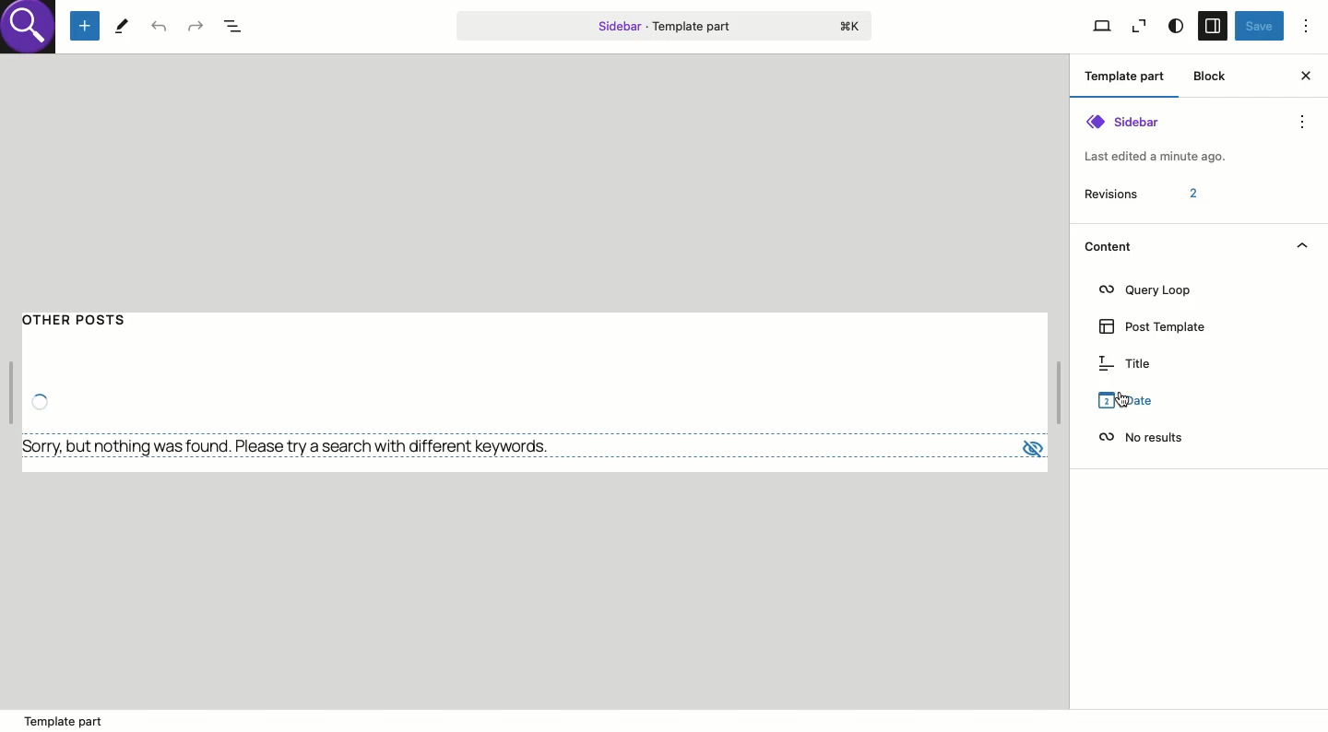  What do you see at coordinates (1122, 400) in the screenshot?
I see `Date` at bounding box center [1122, 400].